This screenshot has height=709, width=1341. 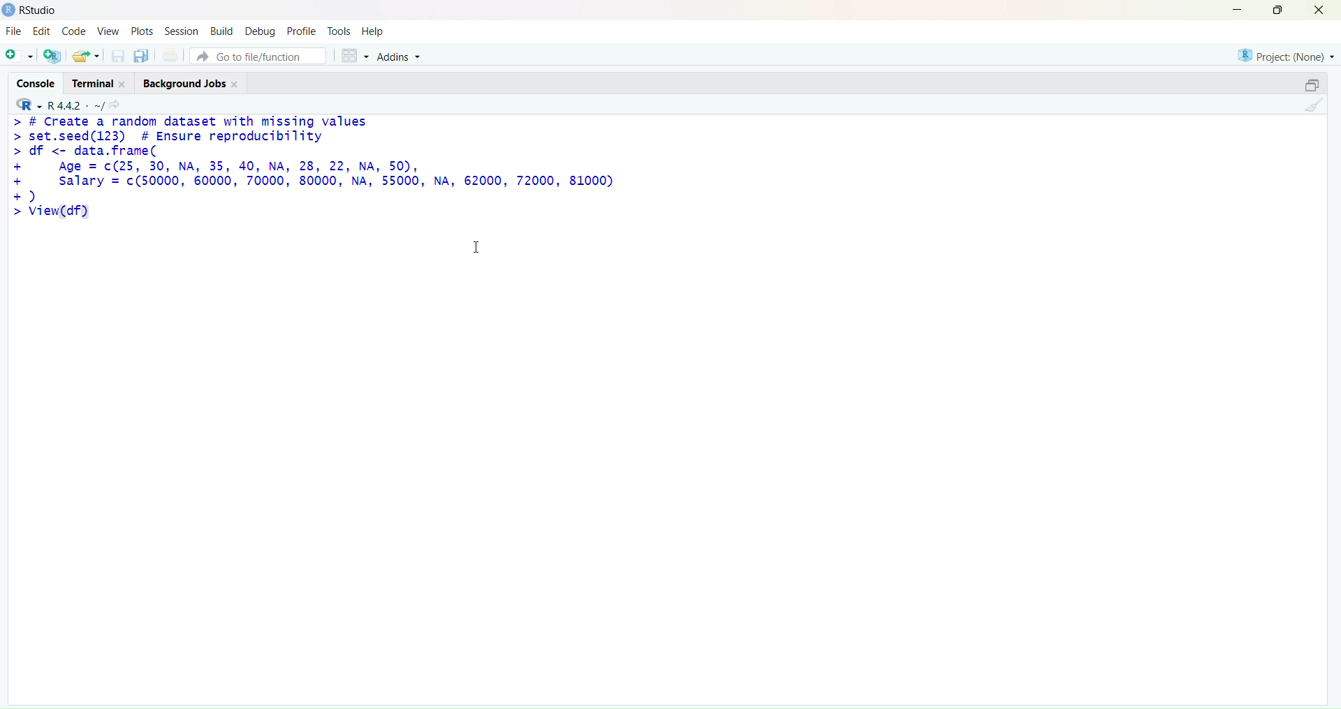 I want to click on R 4.4.2, so click(x=58, y=104).